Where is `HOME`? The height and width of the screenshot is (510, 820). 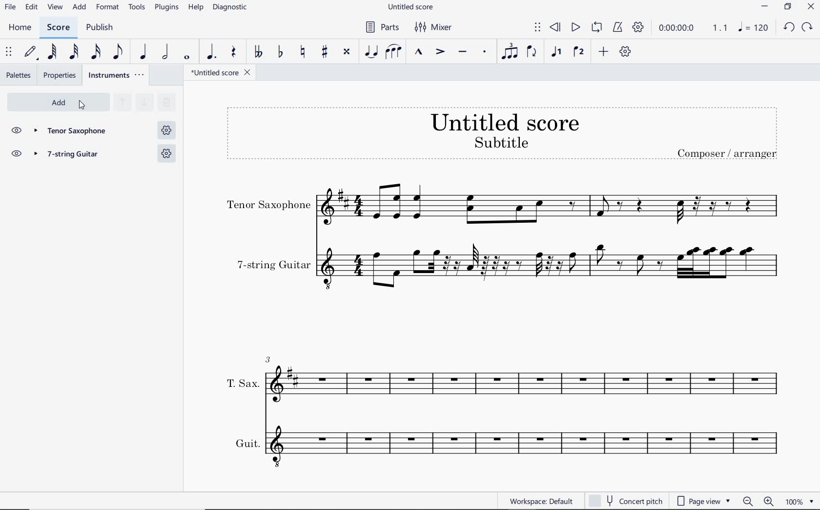 HOME is located at coordinates (20, 28).